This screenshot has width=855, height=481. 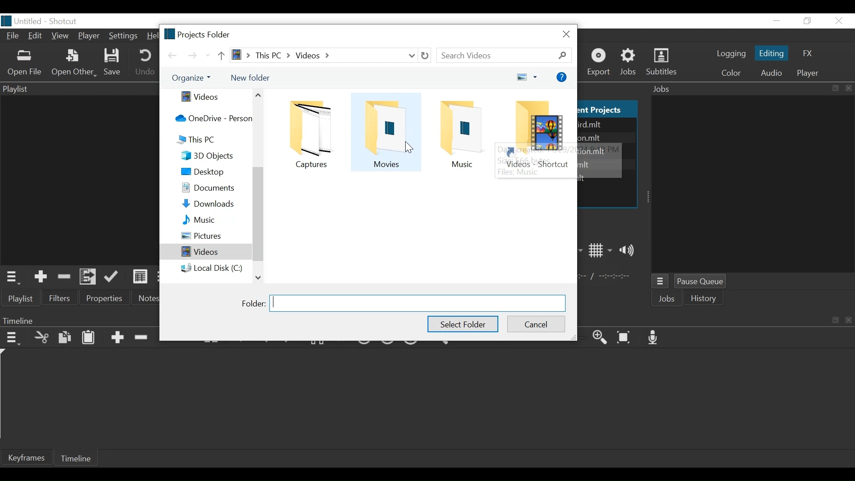 I want to click on Project Folder, so click(x=199, y=34).